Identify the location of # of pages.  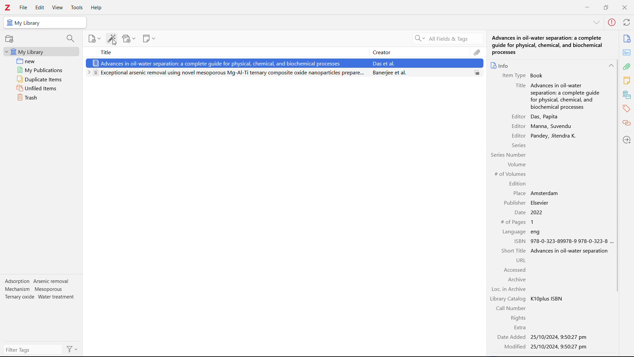
(513, 222).